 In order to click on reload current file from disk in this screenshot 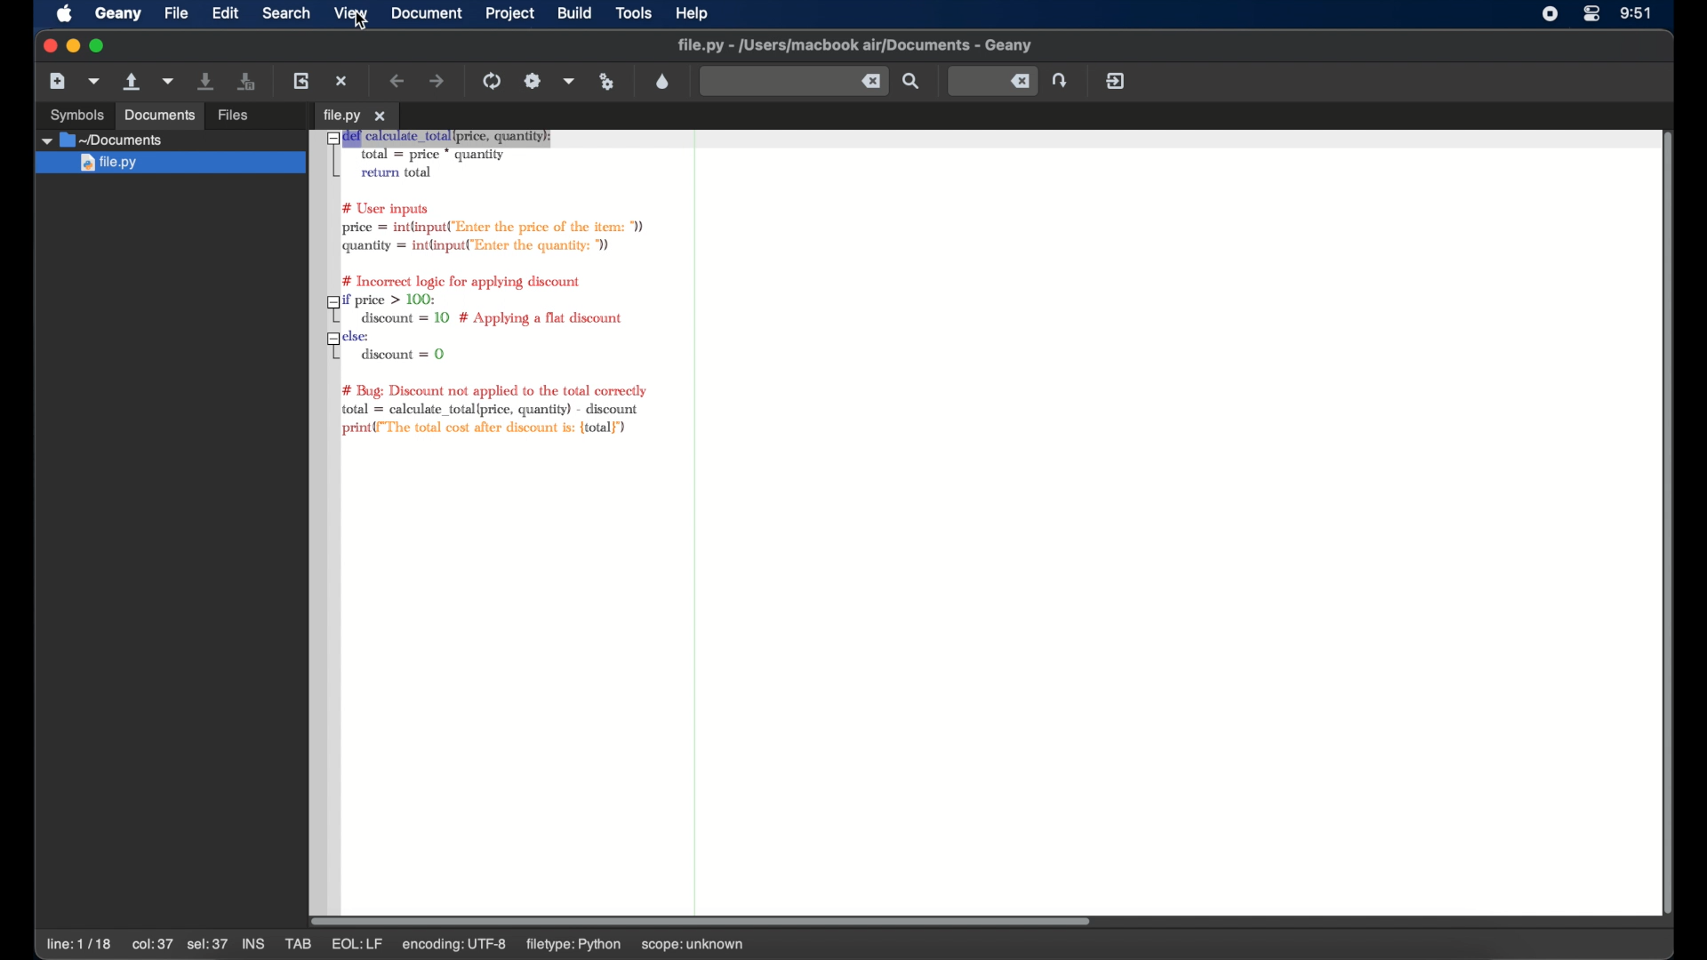, I will do `click(302, 81)`.